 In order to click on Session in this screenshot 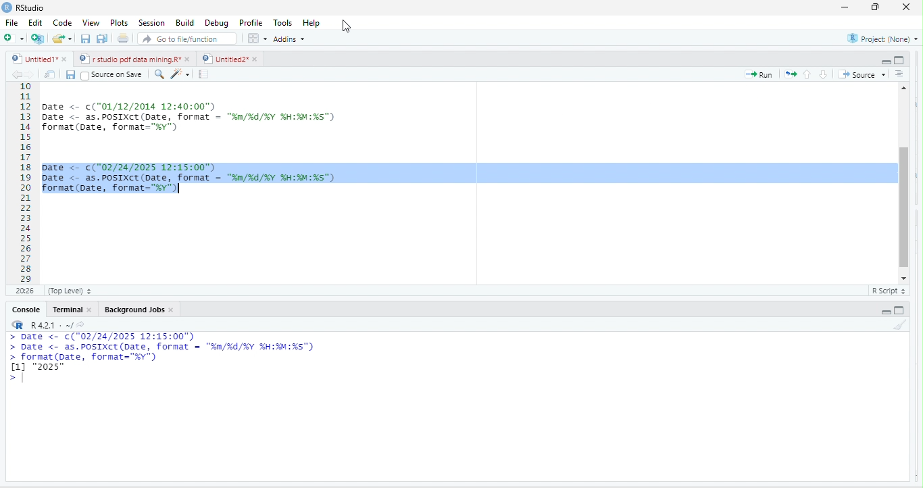, I will do `click(150, 23)`.